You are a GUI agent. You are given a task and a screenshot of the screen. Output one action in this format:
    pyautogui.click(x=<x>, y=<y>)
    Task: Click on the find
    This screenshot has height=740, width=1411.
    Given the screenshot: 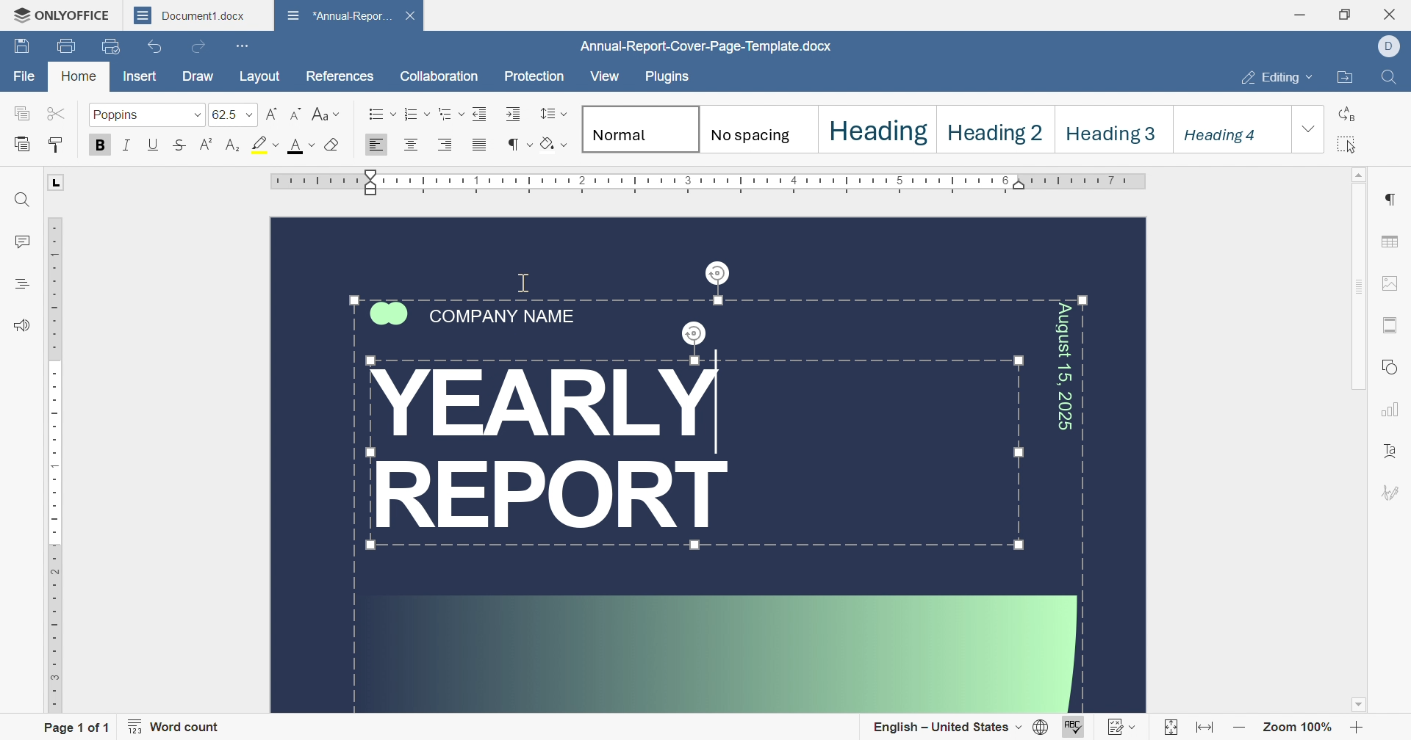 What is the action you would take?
    pyautogui.click(x=23, y=198)
    